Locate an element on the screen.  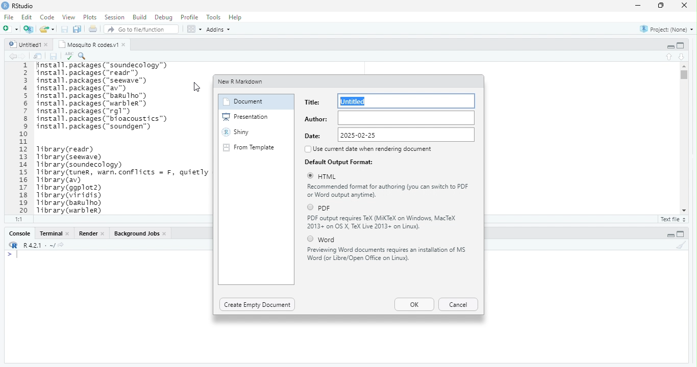
Checkbox is located at coordinates (311, 207).